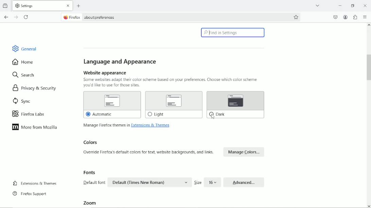  What do you see at coordinates (212, 117) in the screenshot?
I see `cursor` at bounding box center [212, 117].